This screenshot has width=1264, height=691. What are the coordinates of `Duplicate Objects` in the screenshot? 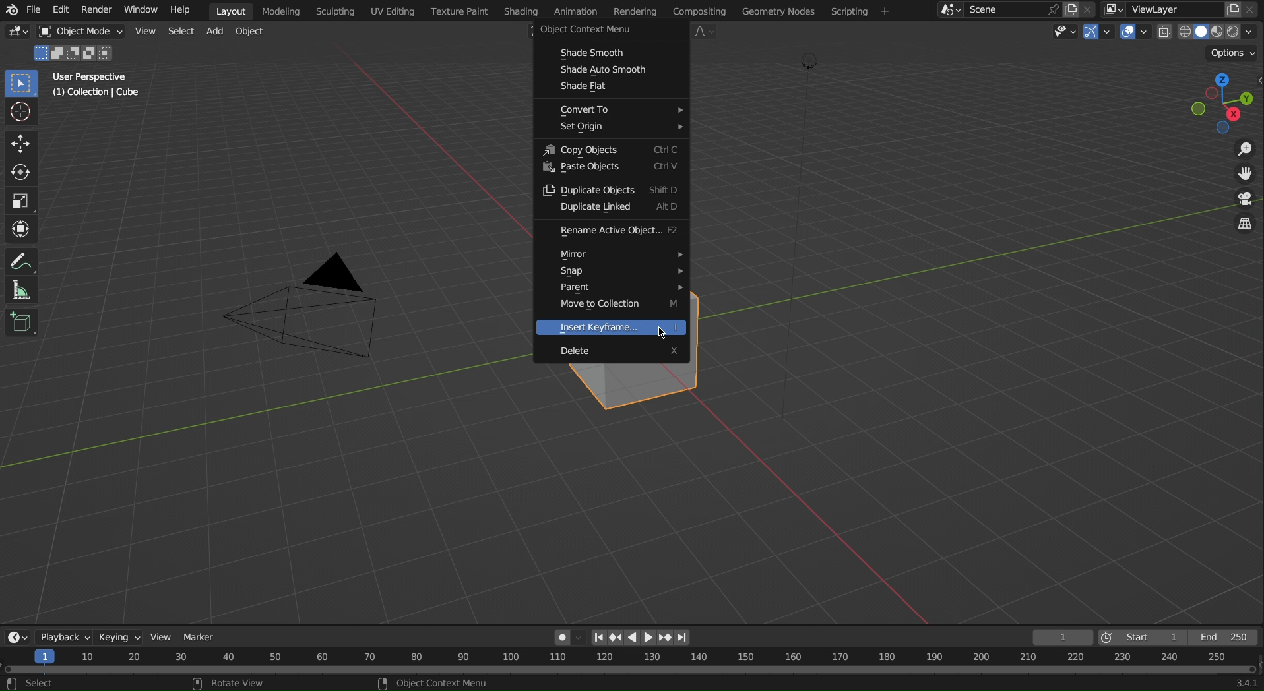 It's located at (611, 187).